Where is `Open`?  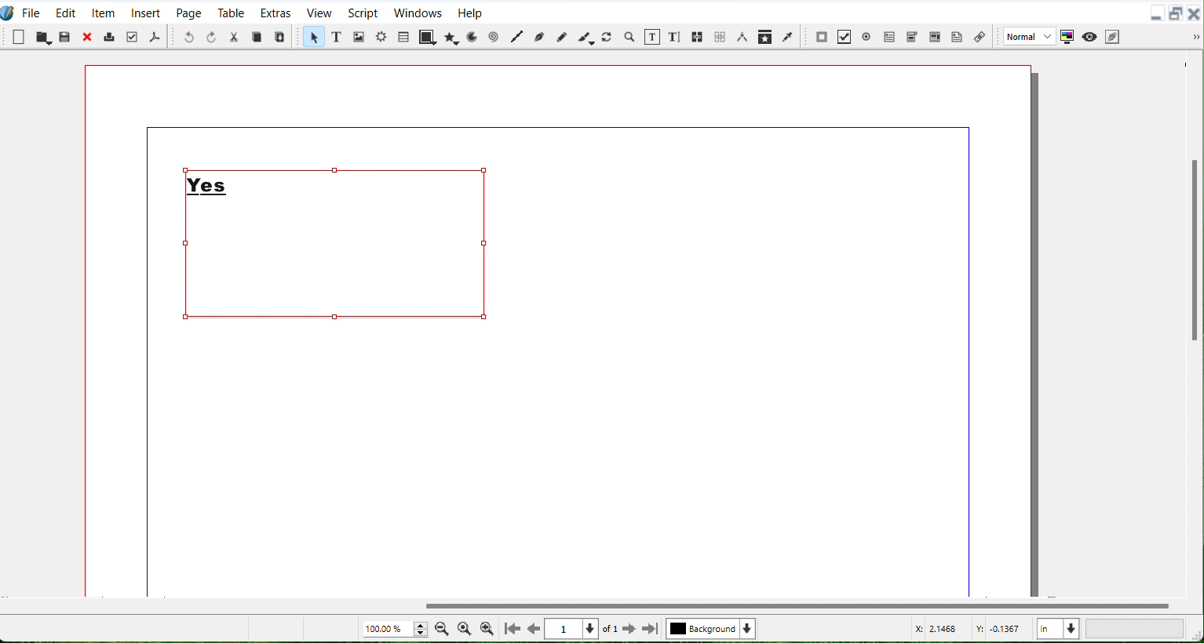
Open is located at coordinates (42, 37).